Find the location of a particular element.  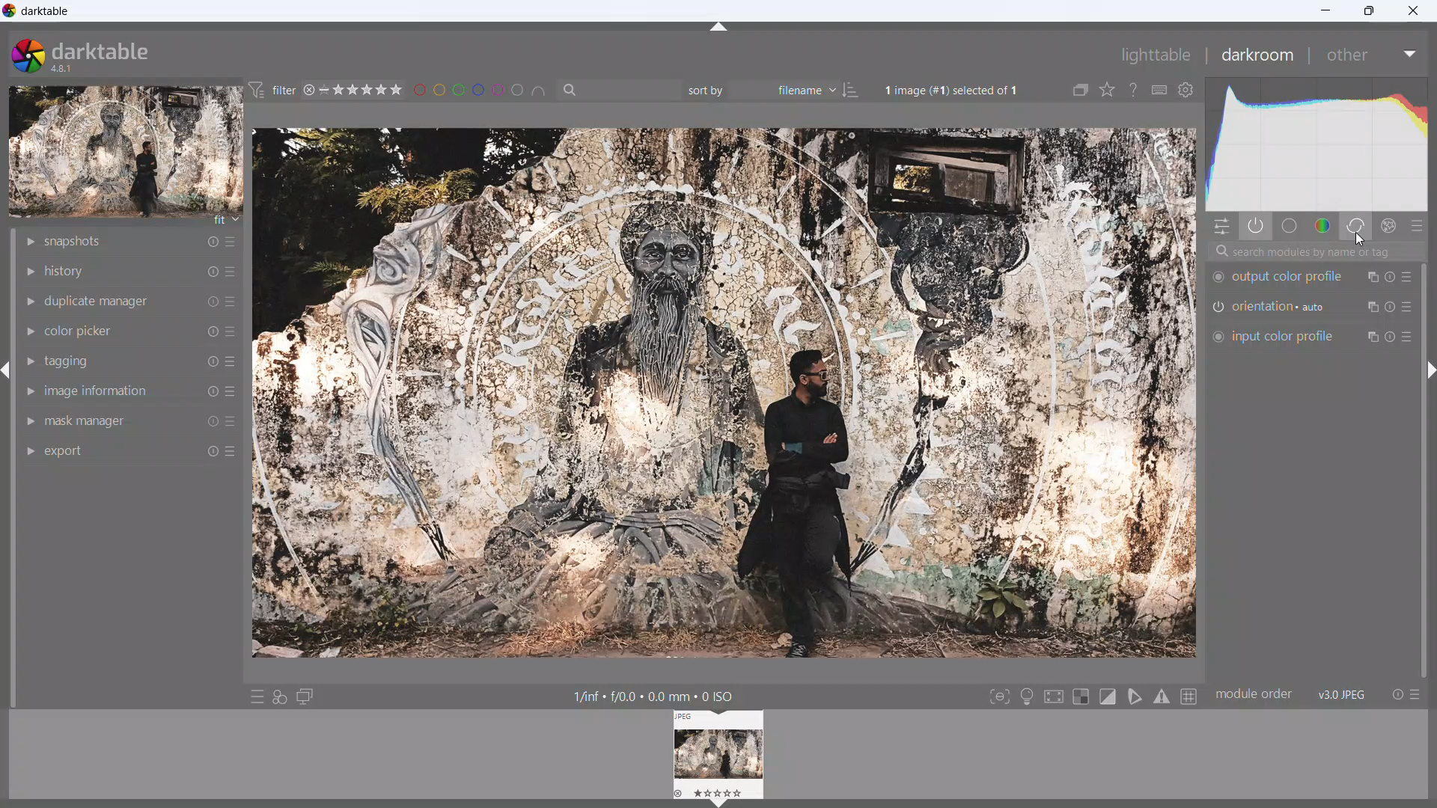

color is located at coordinates (1323, 227).